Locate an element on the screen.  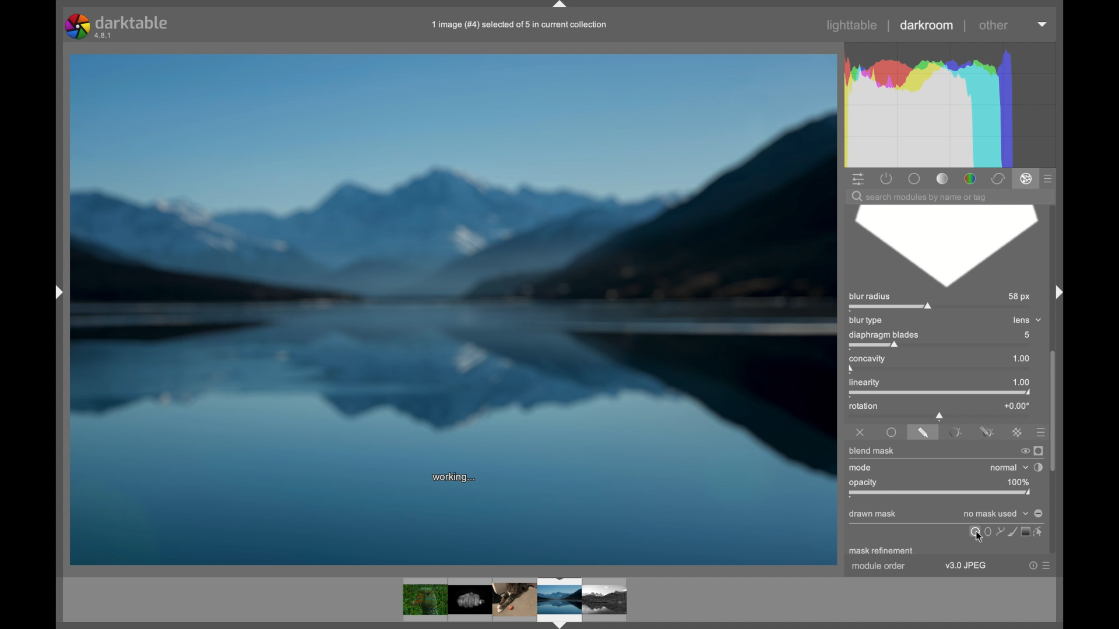
58 px is located at coordinates (1018, 296).